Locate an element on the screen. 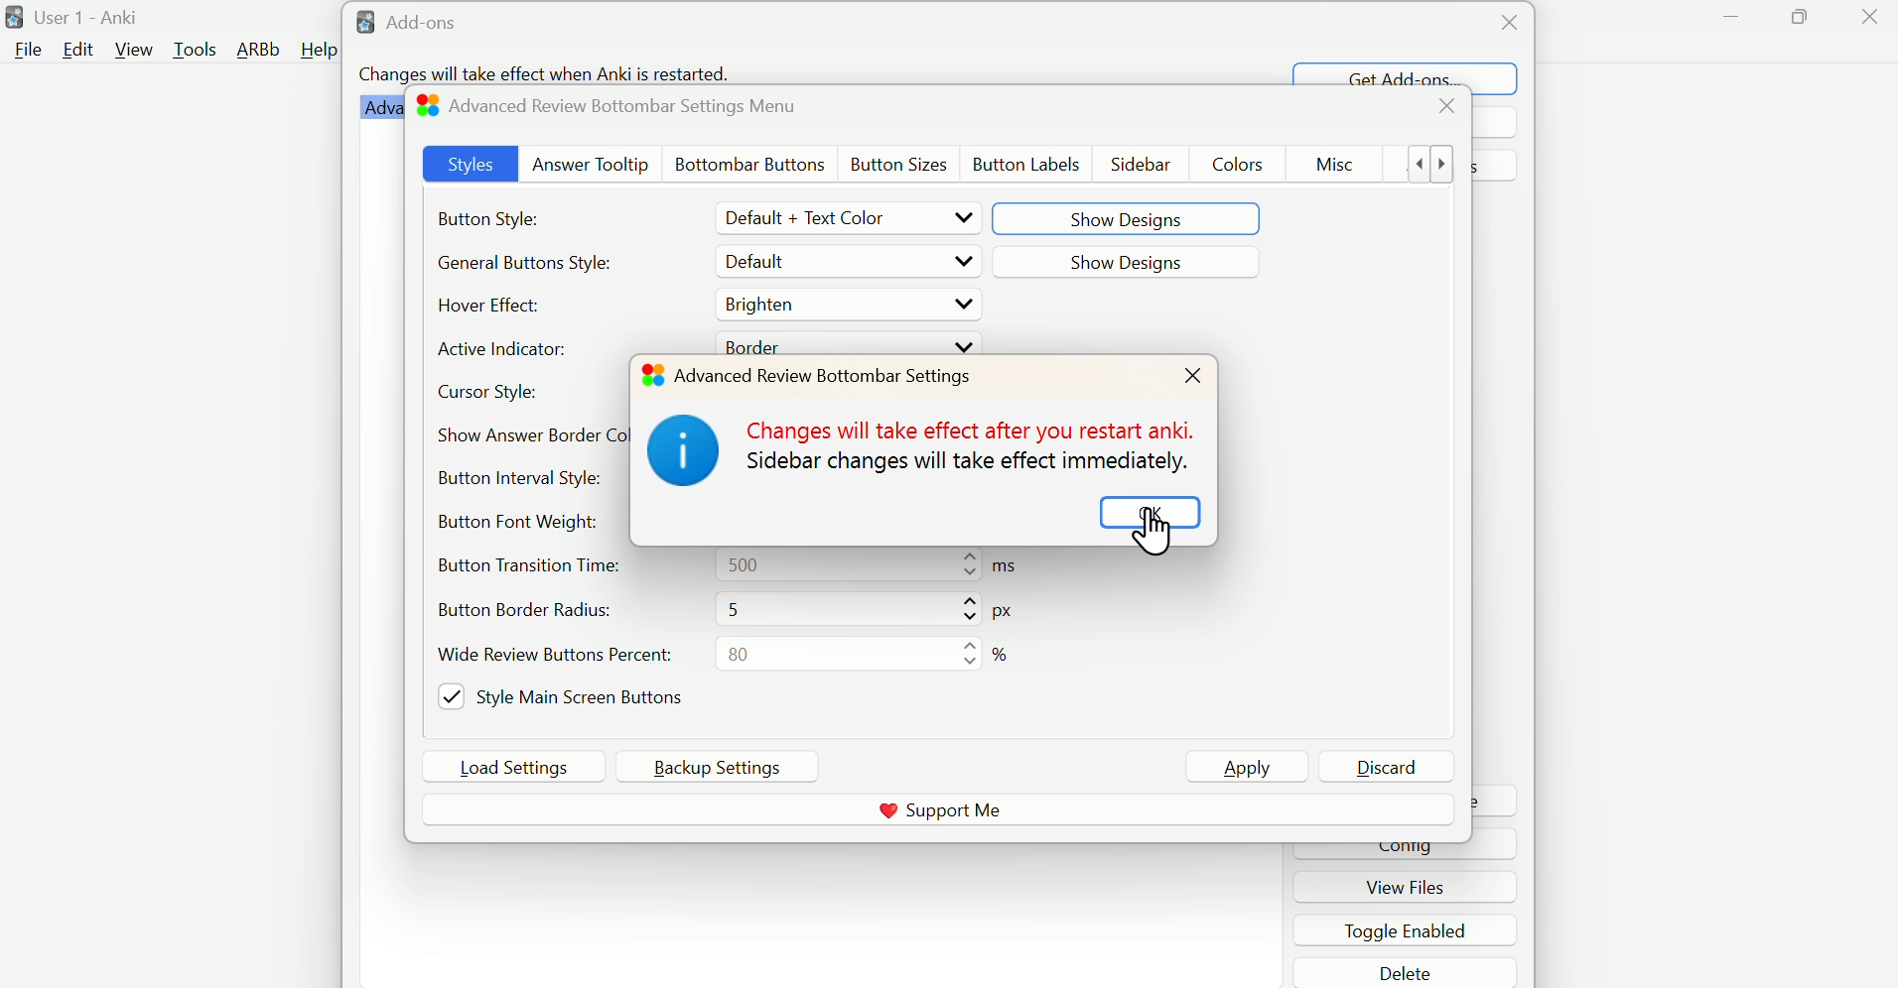  Button Transition Time is located at coordinates (539, 565).